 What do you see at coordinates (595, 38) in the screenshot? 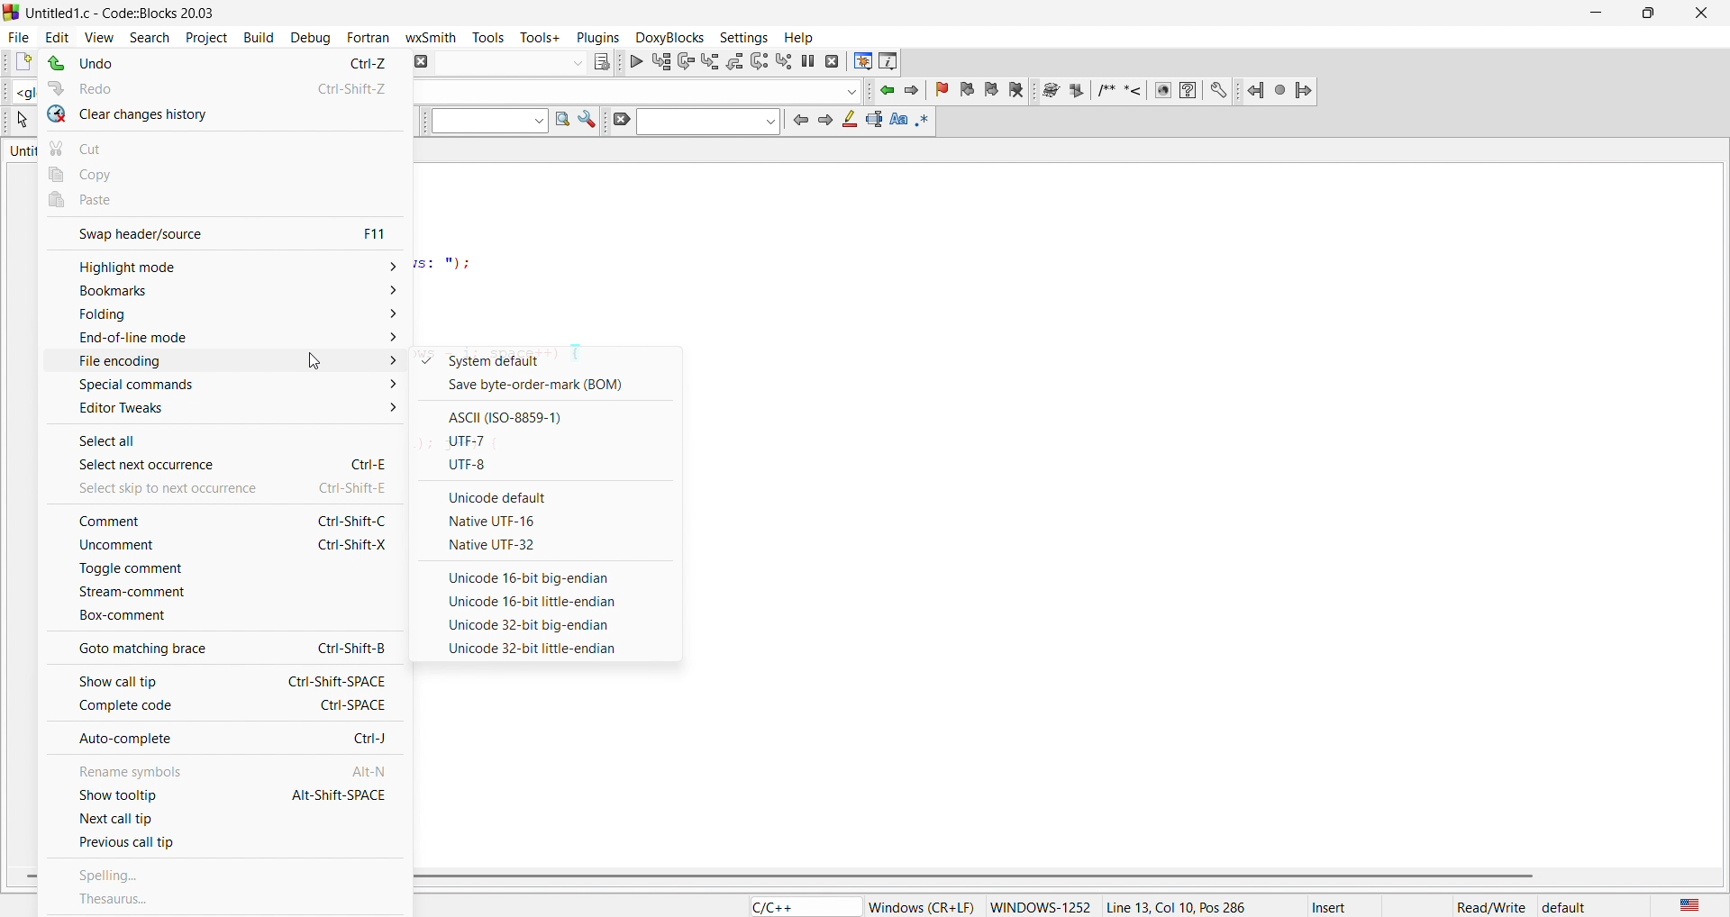
I see `plugins` at bounding box center [595, 38].